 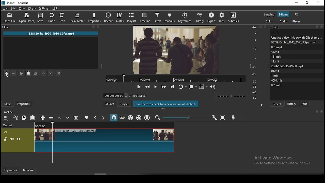 I want to click on create/edit marker, so click(x=87, y=118).